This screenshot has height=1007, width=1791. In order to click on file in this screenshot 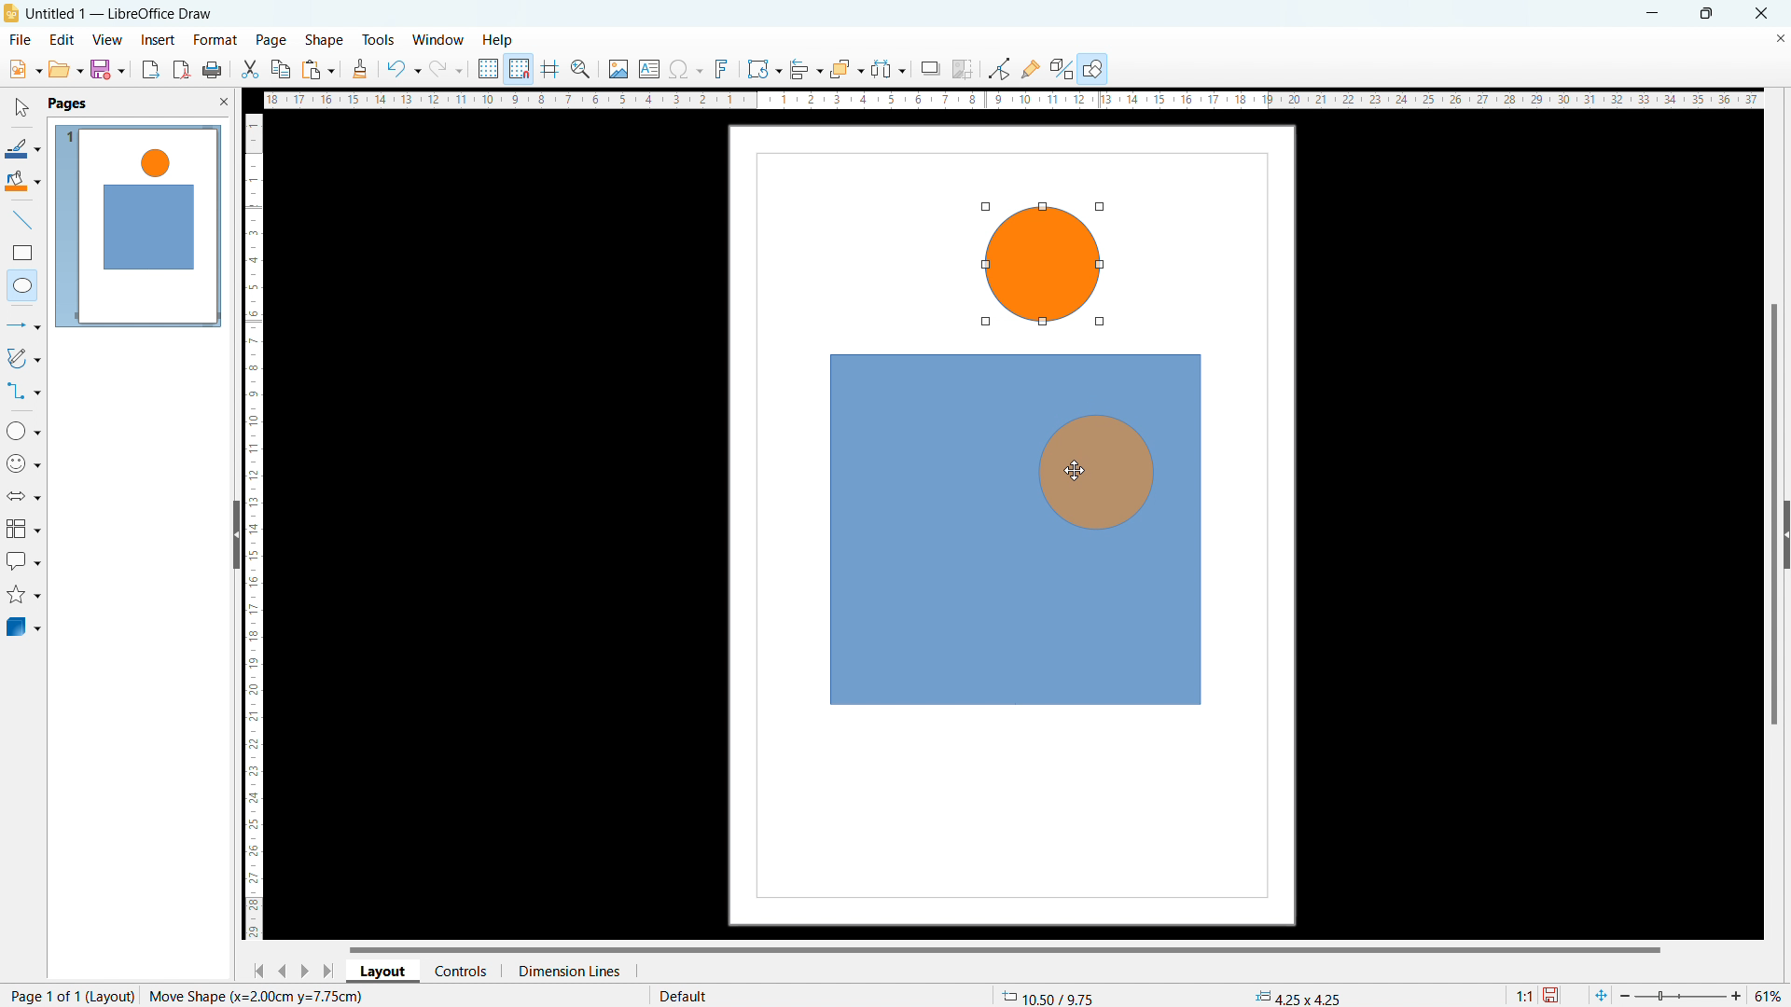, I will do `click(19, 41)`.